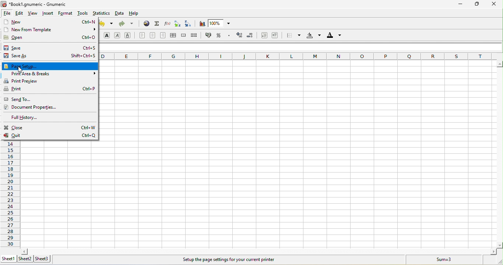 The height and width of the screenshot is (265, 503). What do you see at coordinates (49, 38) in the screenshot?
I see `open` at bounding box center [49, 38].